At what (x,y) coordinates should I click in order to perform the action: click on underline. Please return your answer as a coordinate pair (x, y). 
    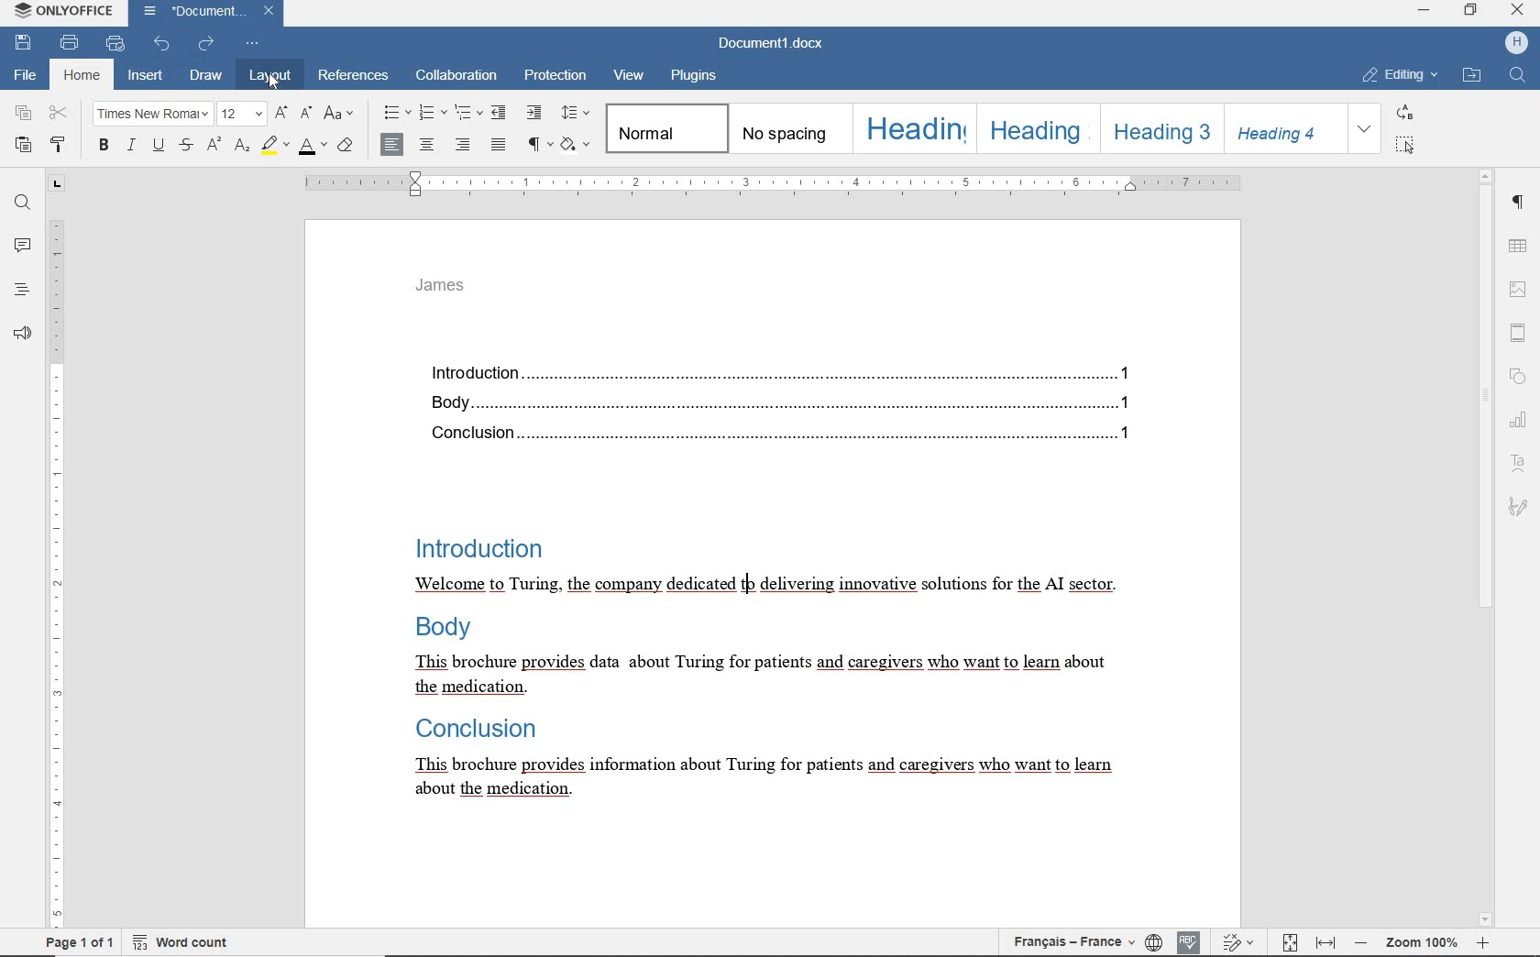
    Looking at the image, I should click on (159, 145).